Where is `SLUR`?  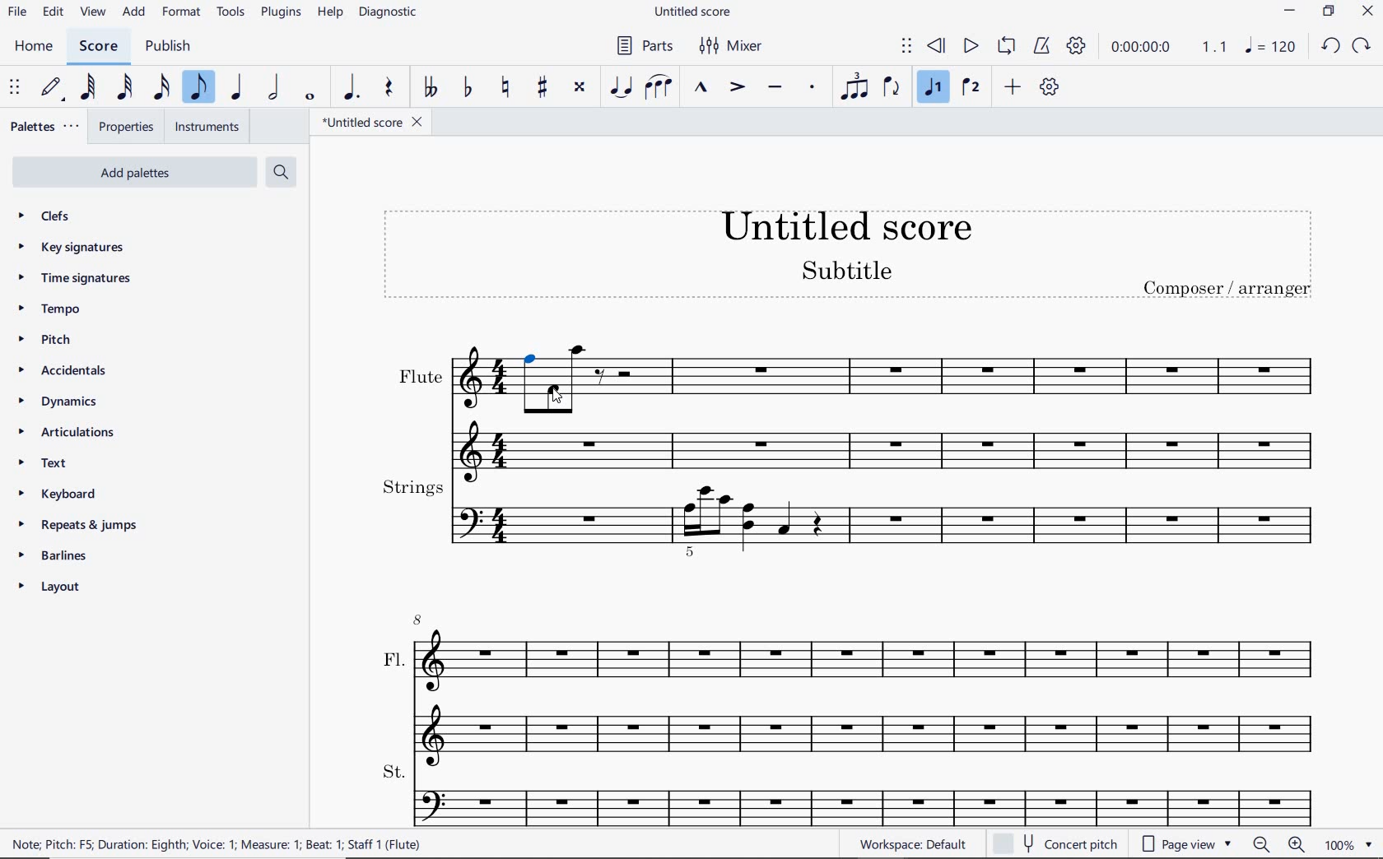
SLUR is located at coordinates (659, 88).